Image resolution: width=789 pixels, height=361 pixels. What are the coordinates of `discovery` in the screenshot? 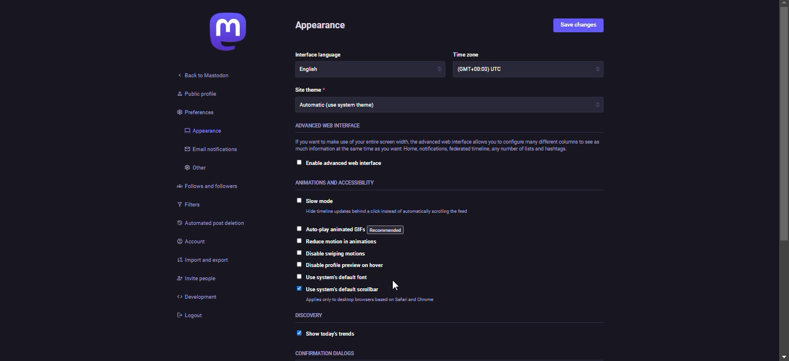 It's located at (310, 316).